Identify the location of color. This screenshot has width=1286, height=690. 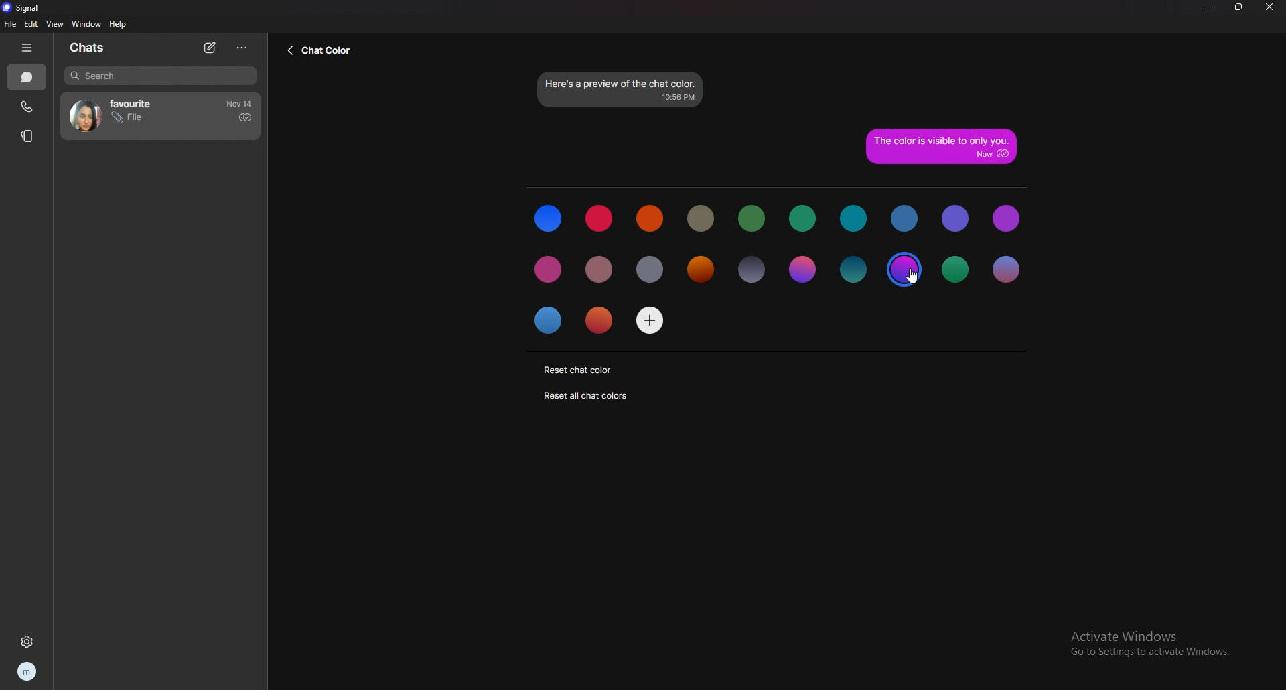
(600, 318).